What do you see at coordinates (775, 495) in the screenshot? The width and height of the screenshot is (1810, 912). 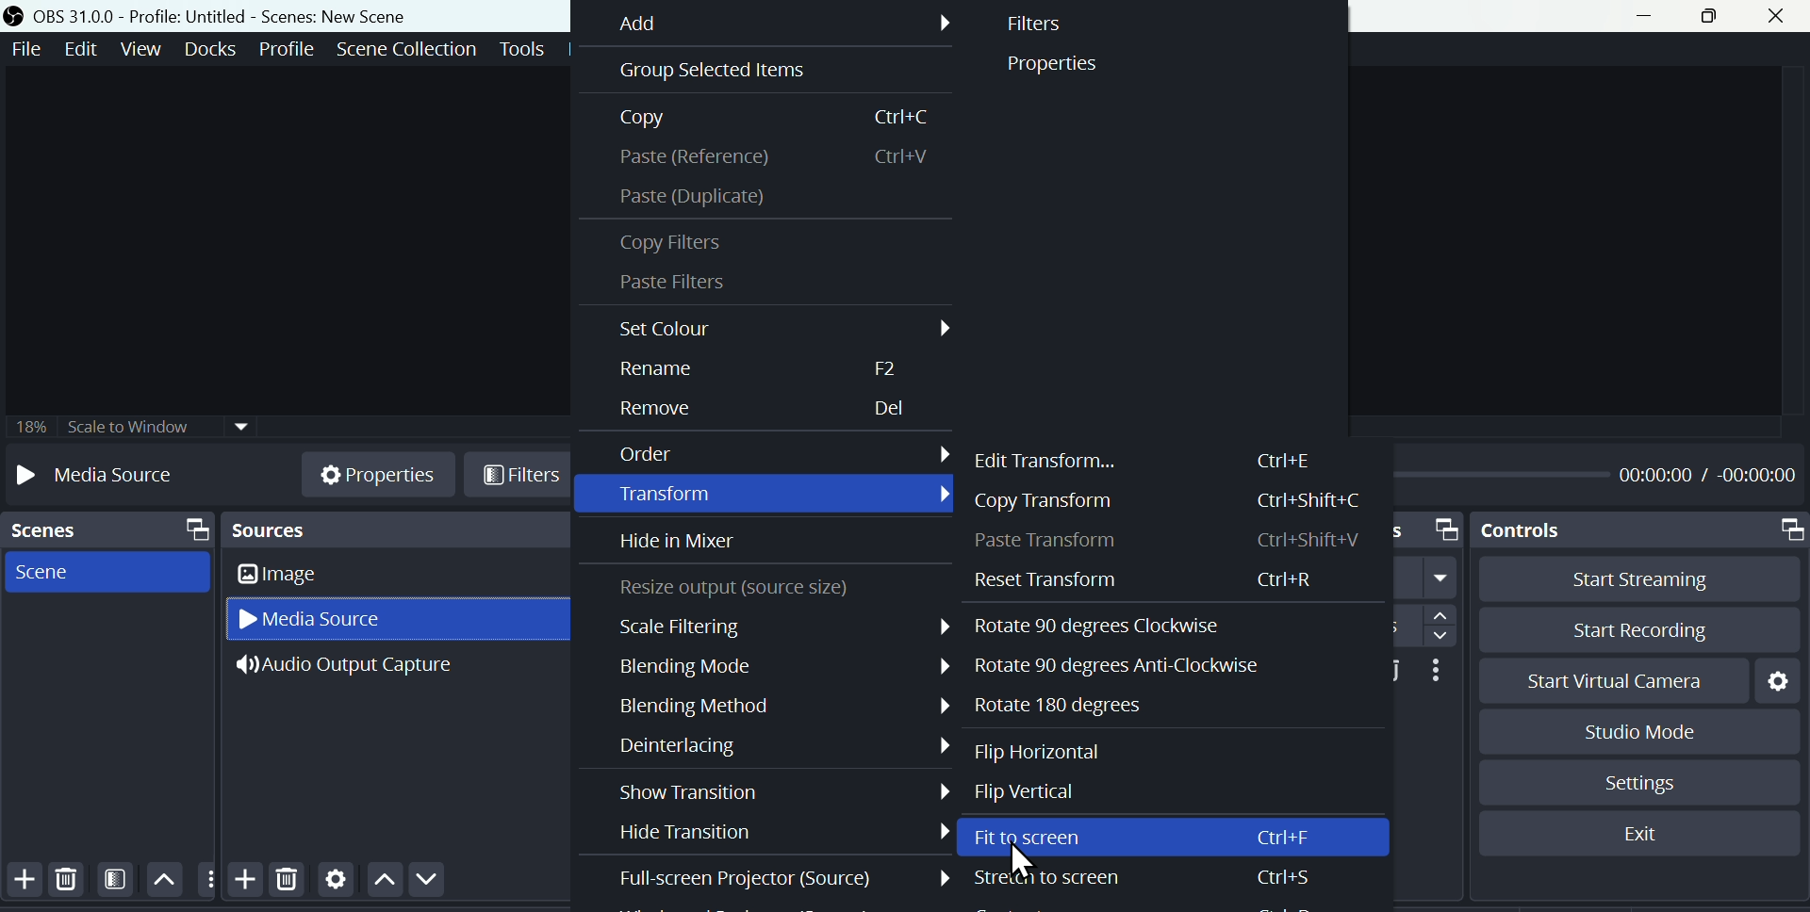 I see `Transform` at bounding box center [775, 495].